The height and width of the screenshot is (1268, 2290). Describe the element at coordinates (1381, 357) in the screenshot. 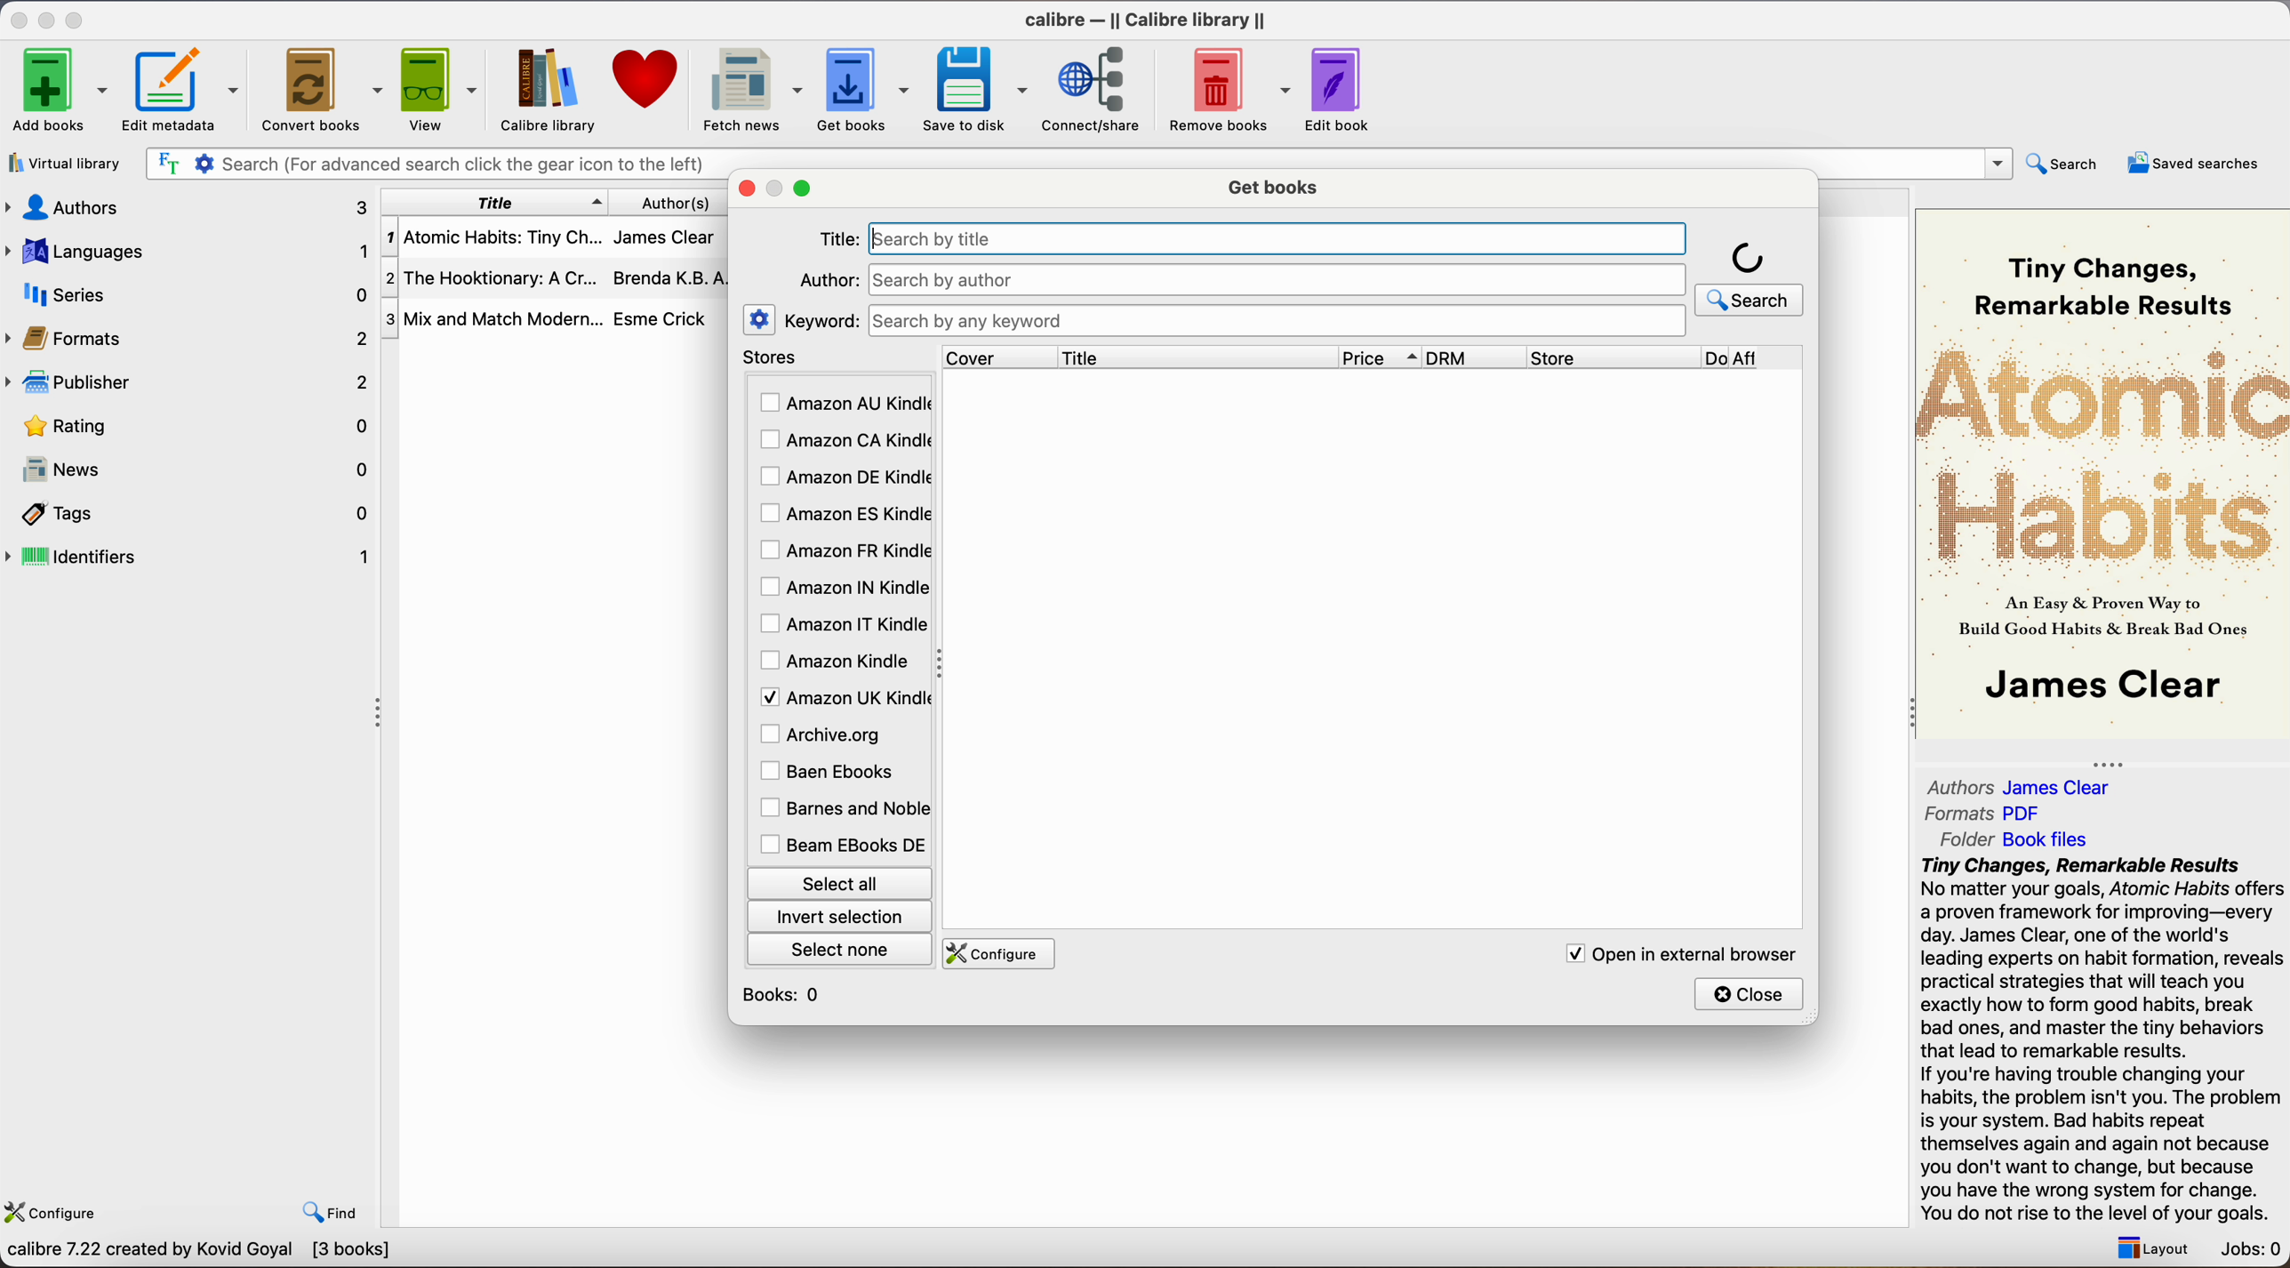

I see `price` at that location.